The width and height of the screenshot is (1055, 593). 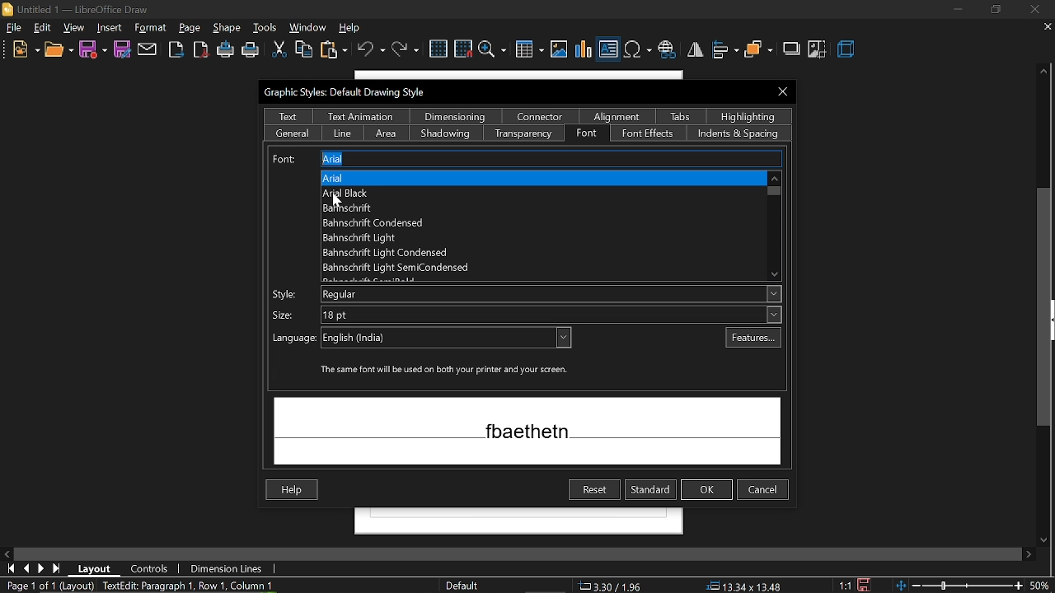 I want to click on Move down, so click(x=1046, y=539).